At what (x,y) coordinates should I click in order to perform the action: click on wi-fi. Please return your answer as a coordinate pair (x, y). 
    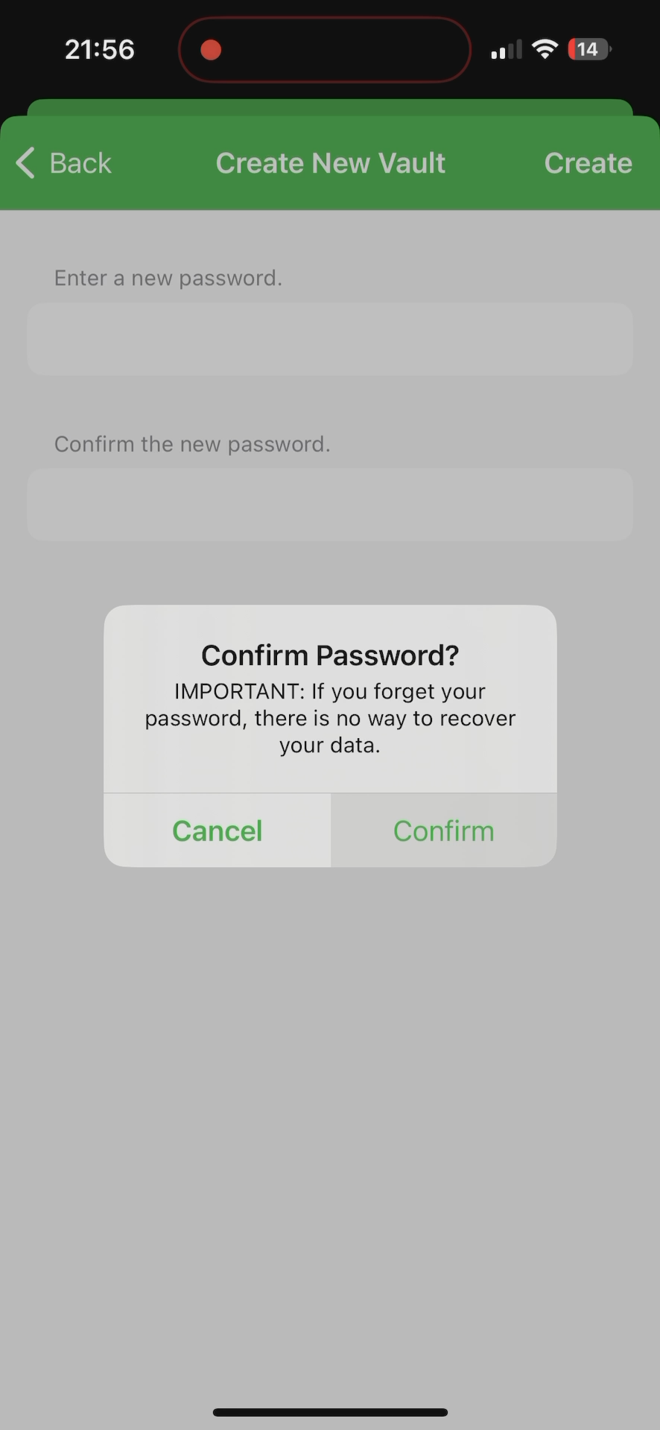
    Looking at the image, I should click on (546, 55).